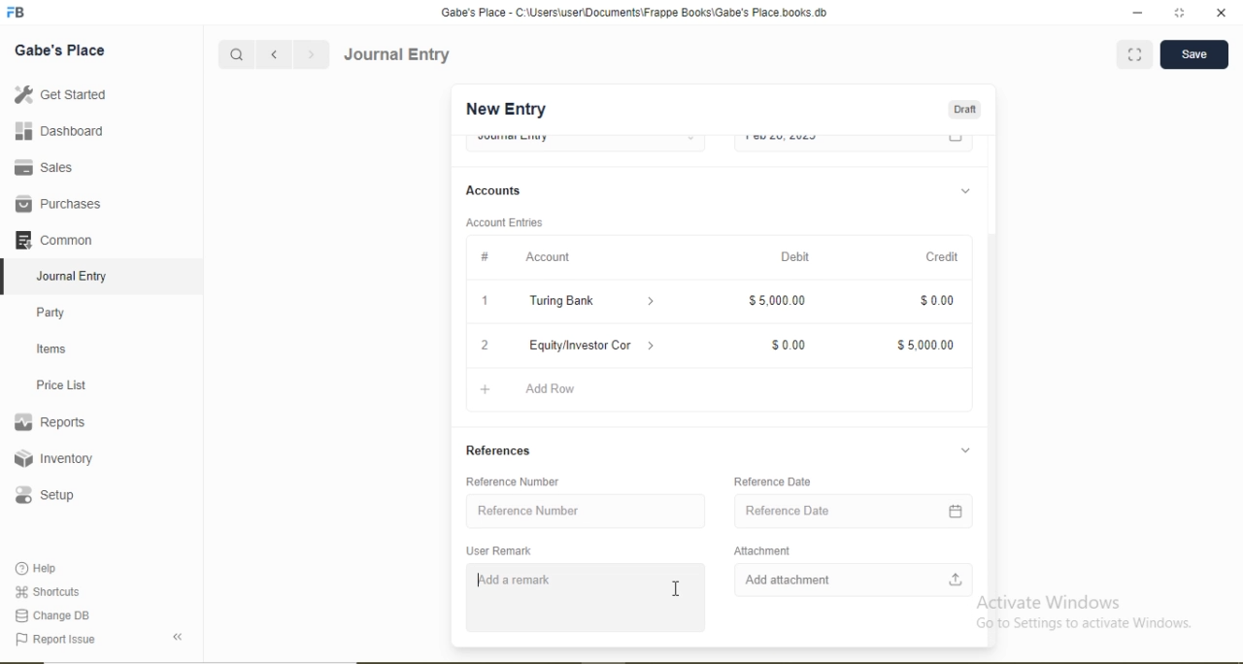 This screenshot has width=1243, height=664. I want to click on Reports, so click(50, 422).